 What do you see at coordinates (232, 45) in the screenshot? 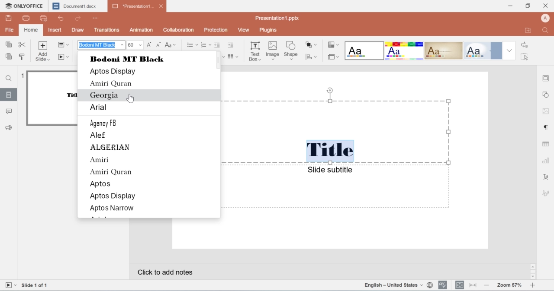
I see `indent` at bounding box center [232, 45].